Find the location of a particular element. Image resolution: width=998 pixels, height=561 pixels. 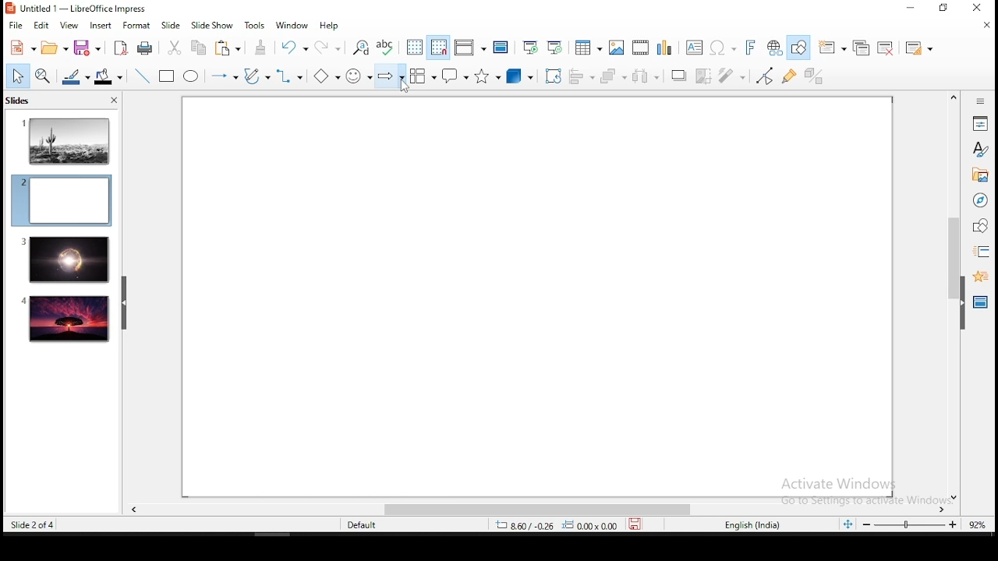

save is located at coordinates (86, 48).